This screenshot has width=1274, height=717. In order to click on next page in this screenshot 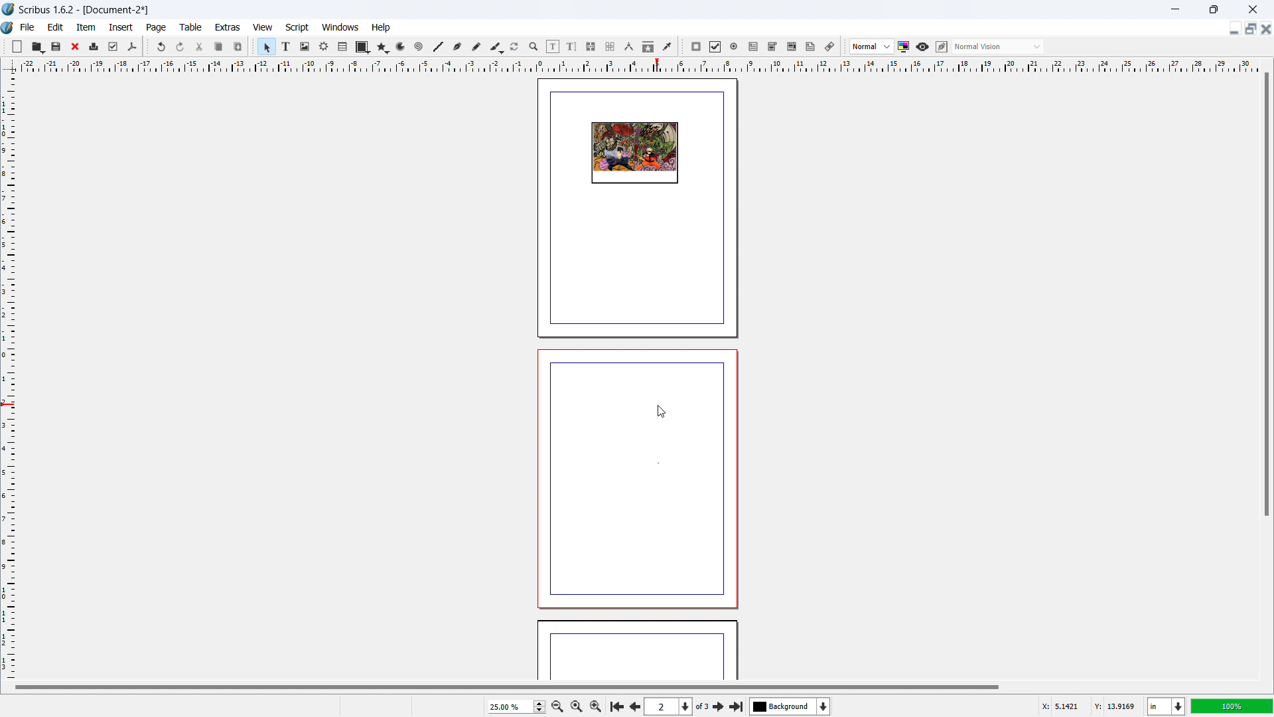, I will do `click(719, 706)`.